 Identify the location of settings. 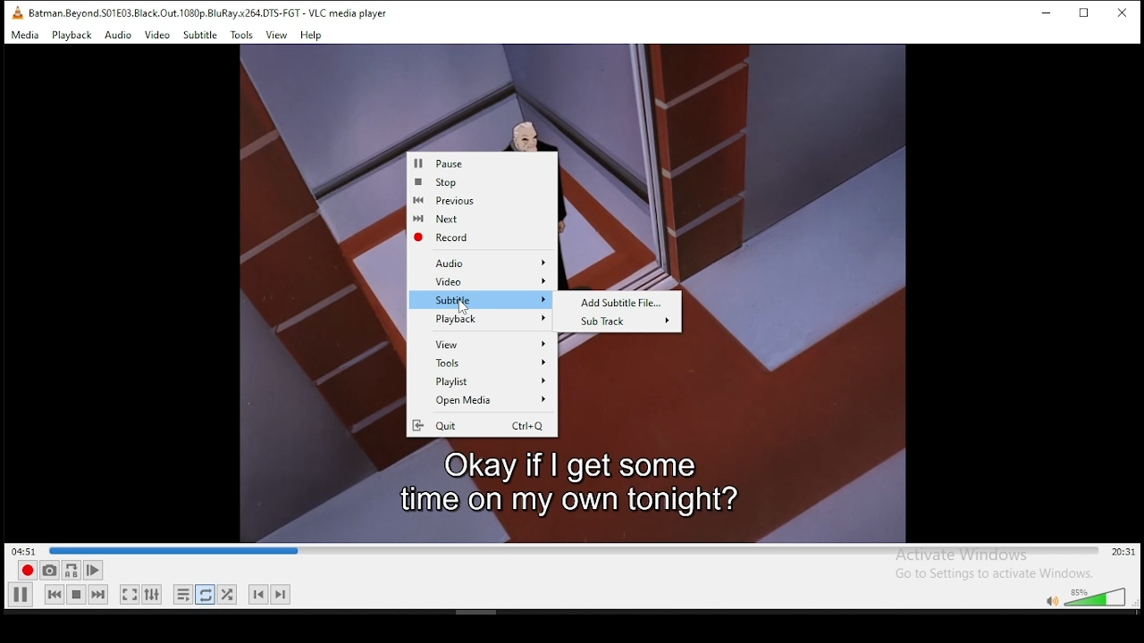
(156, 594).